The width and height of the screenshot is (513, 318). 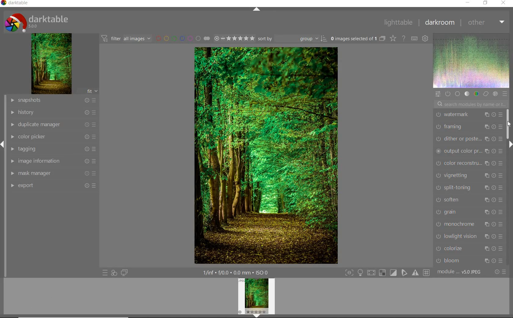 I want to click on QUICK ACCESS PANEL, so click(x=438, y=94).